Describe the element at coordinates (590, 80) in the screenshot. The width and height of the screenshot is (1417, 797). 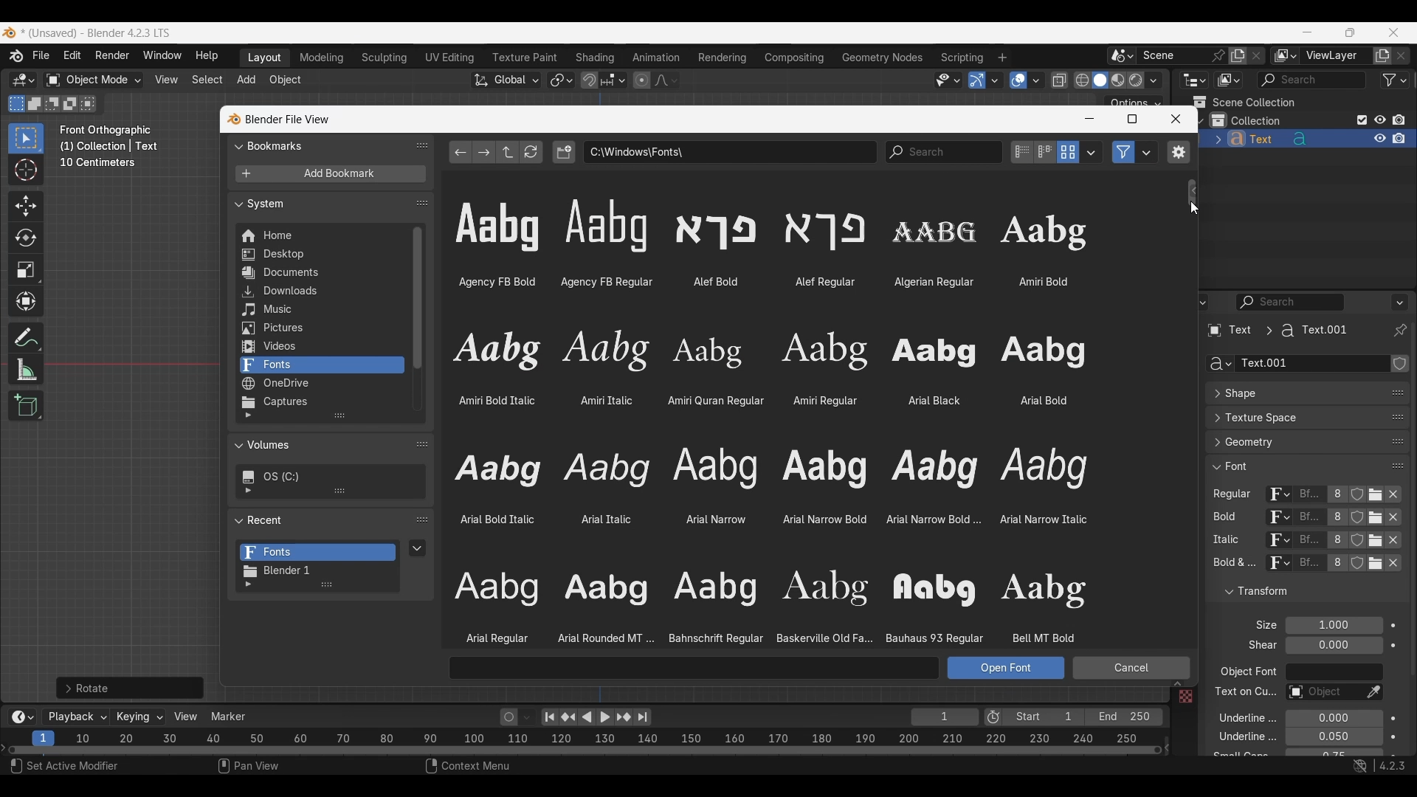
I see `Snap during transform` at that location.